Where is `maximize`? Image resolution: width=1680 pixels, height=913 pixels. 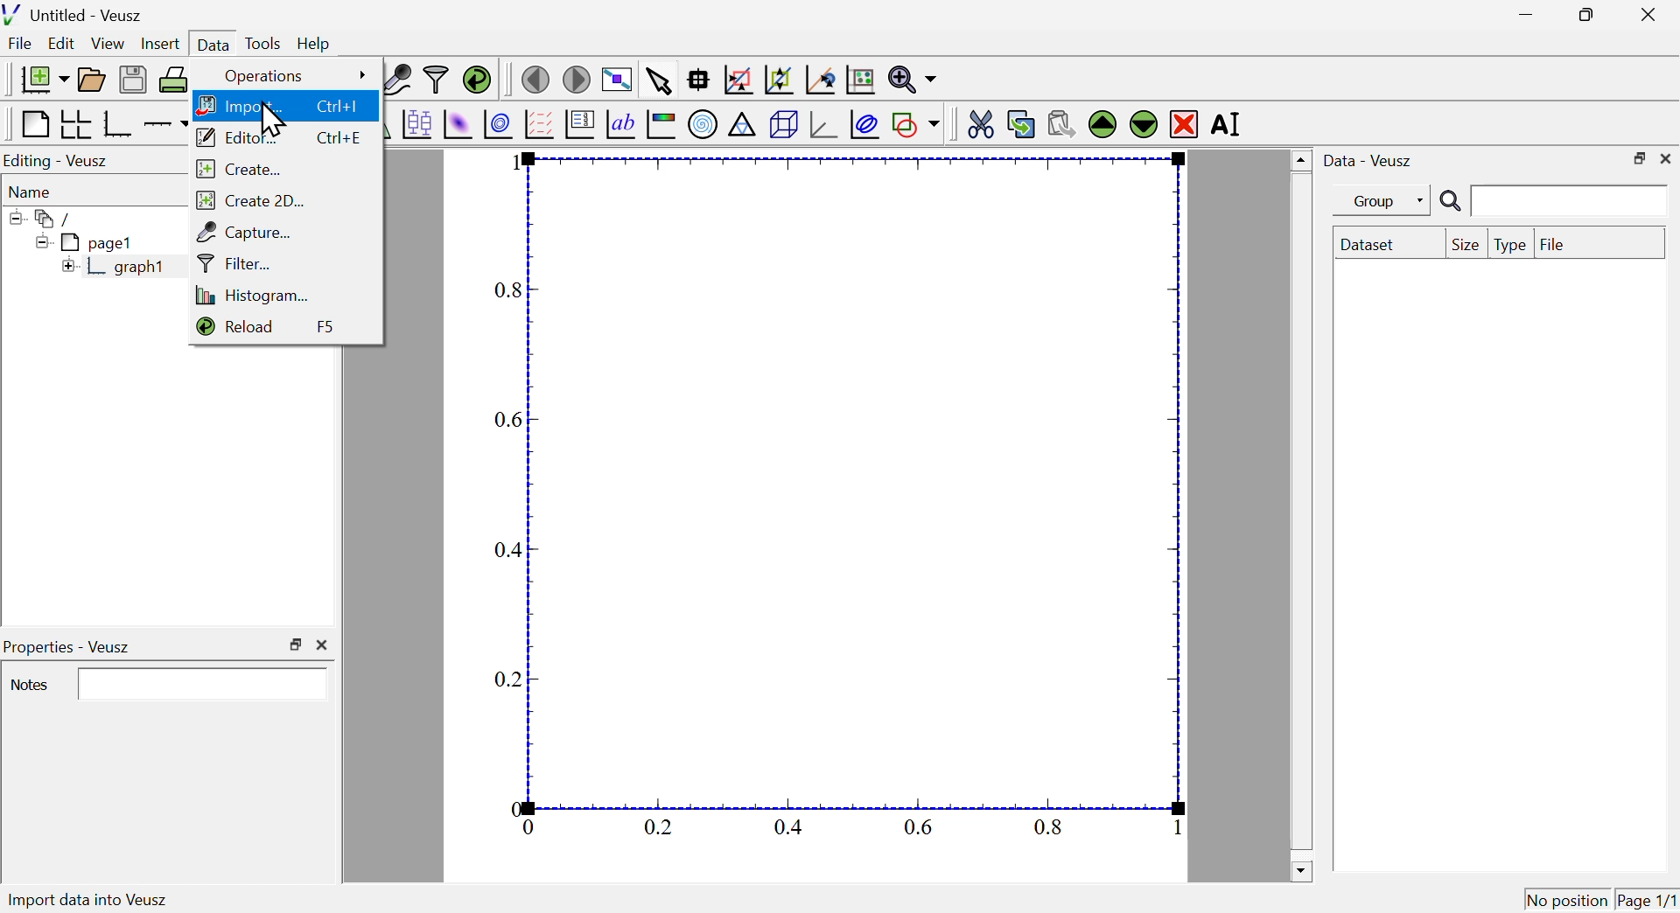 maximize is located at coordinates (1636, 157).